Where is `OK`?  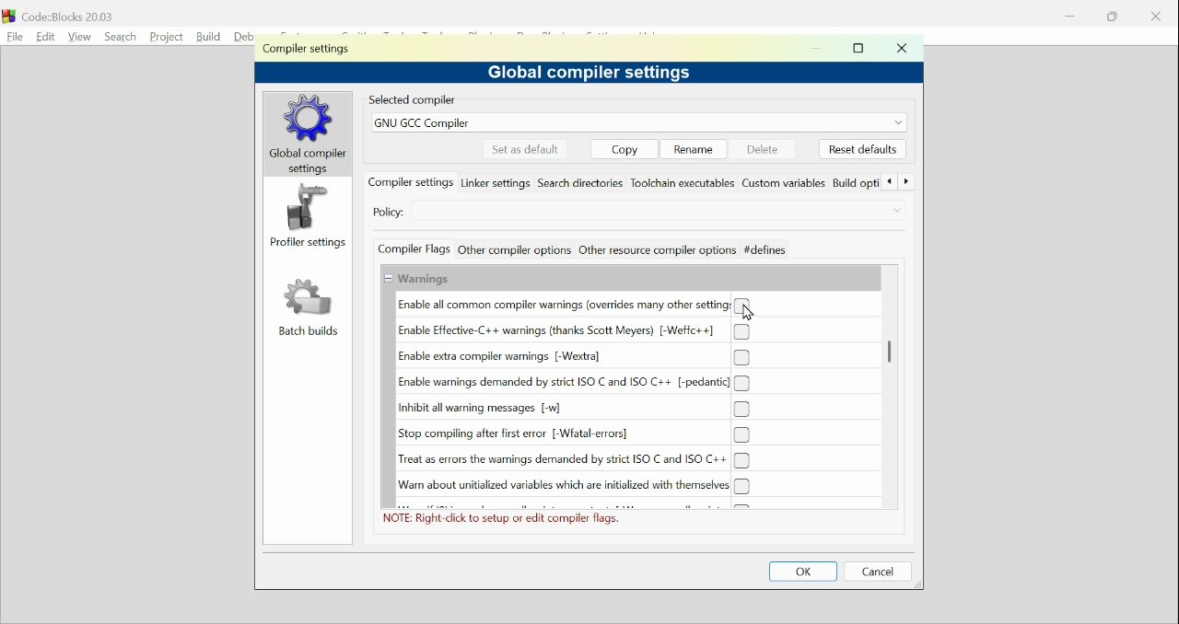
OK is located at coordinates (805, 572).